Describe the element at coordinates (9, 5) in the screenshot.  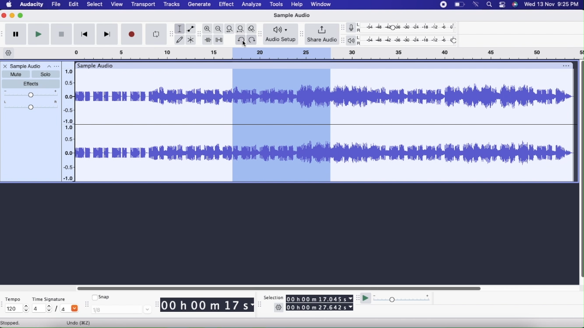
I see `Home` at that location.